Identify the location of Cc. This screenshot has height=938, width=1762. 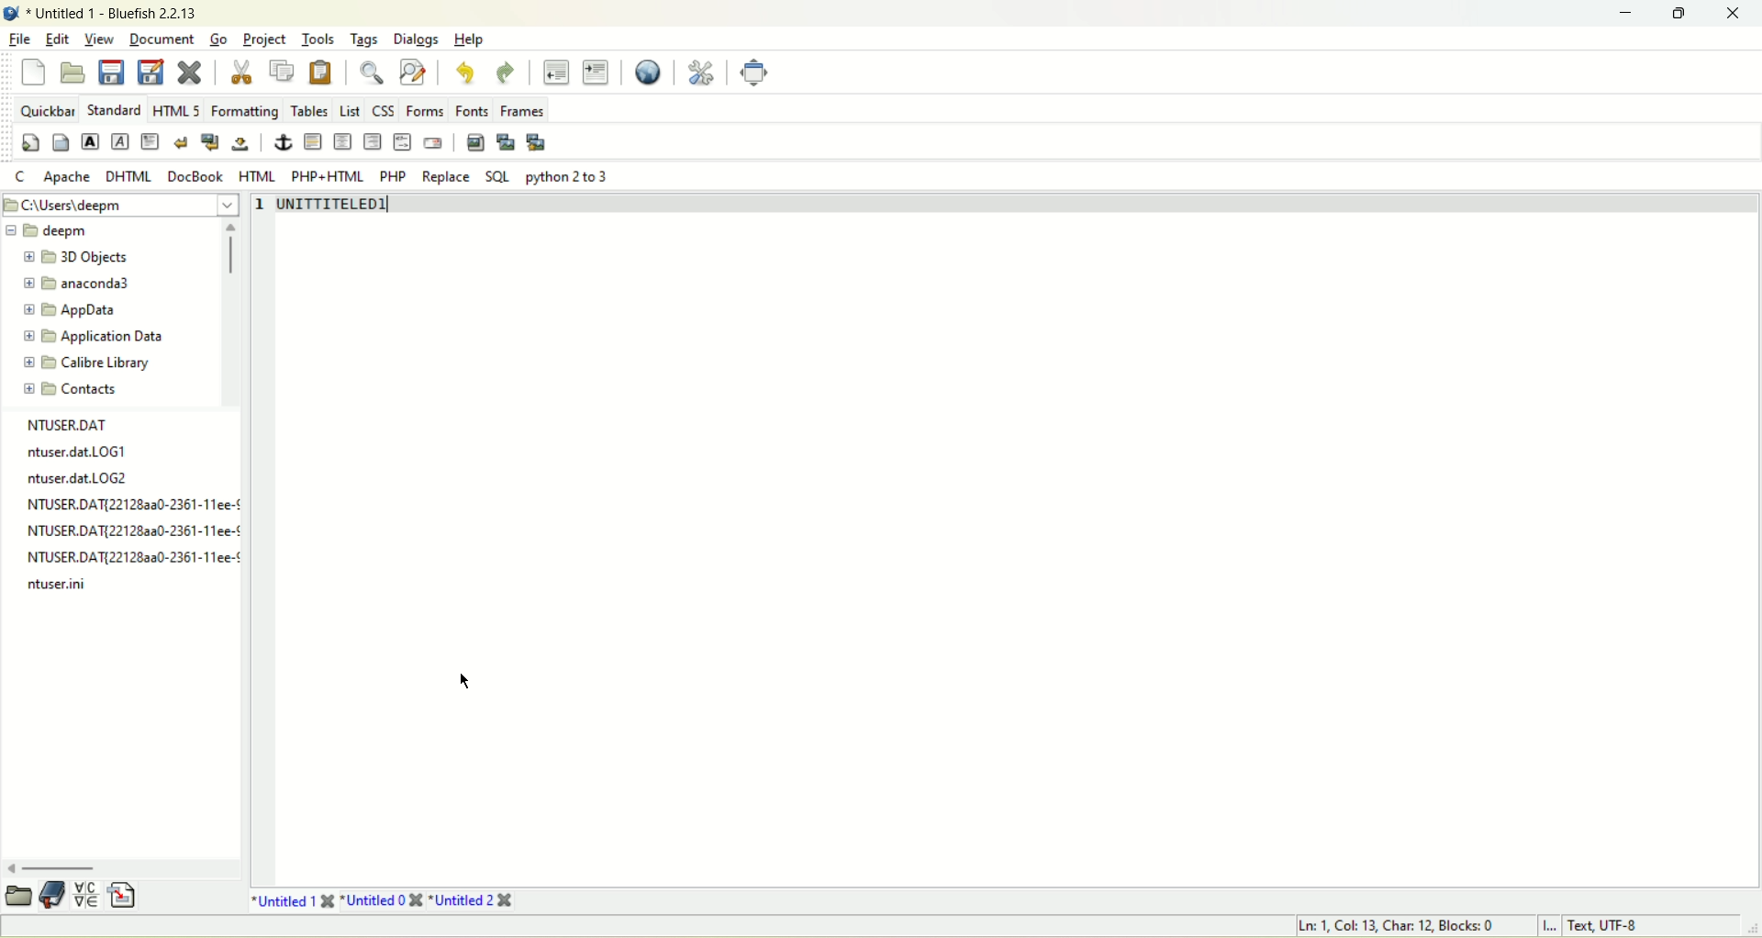
(20, 175).